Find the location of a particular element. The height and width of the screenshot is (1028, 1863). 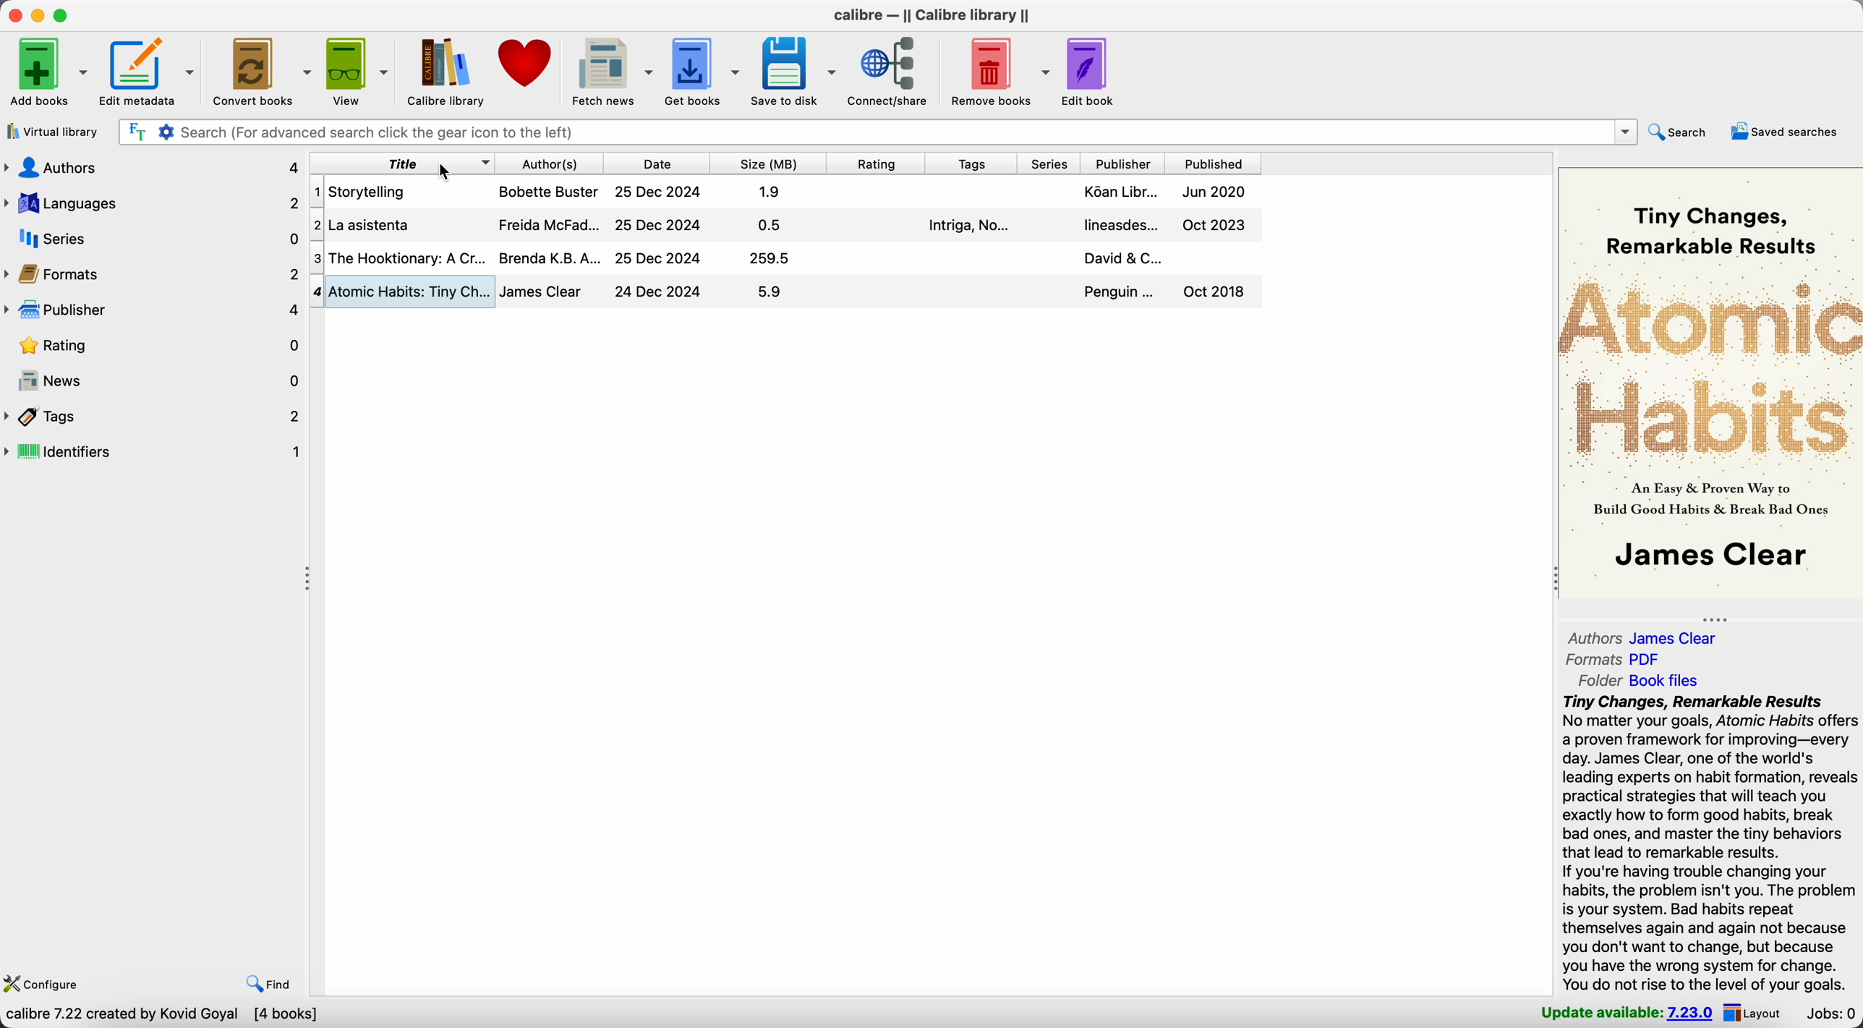

search is located at coordinates (1684, 131).